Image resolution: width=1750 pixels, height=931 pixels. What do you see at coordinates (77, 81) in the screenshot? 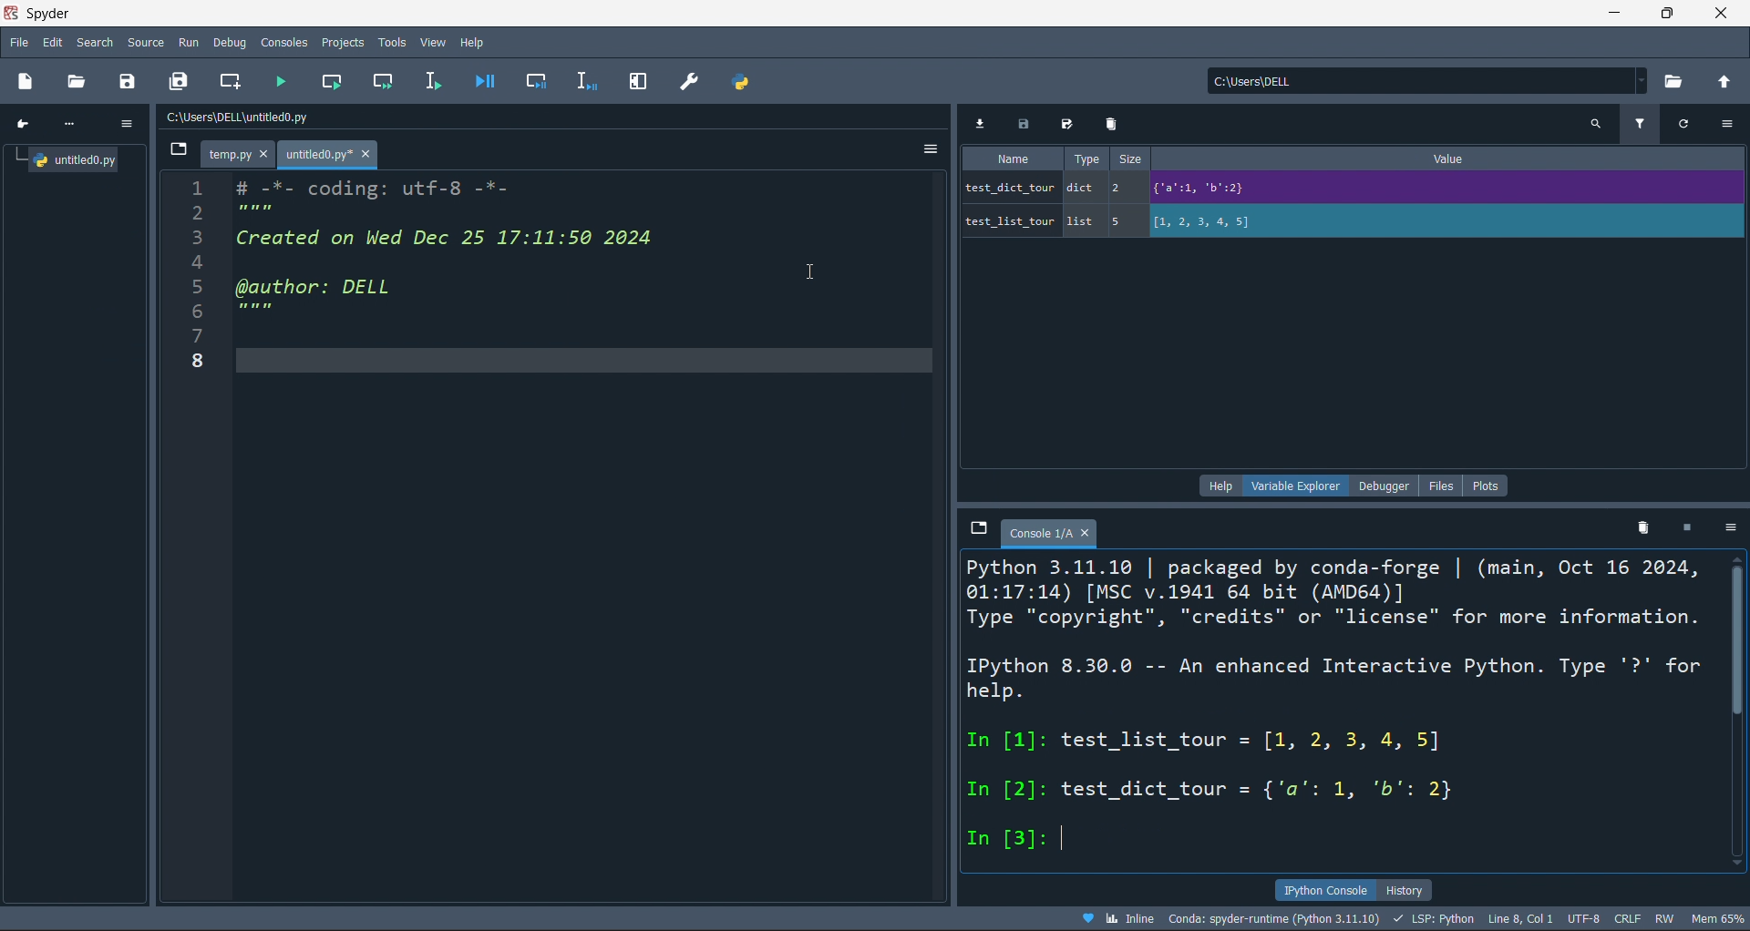
I see `open file` at bounding box center [77, 81].